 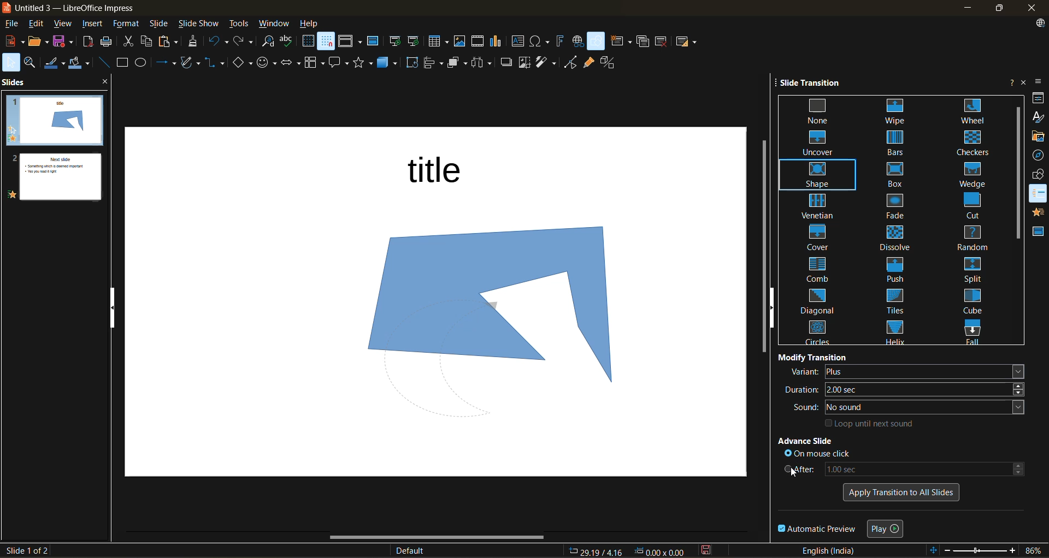 What do you see at coordinates (314, 63) in the screenshot?
I see `flowchart` at bounding box center [314, 63].